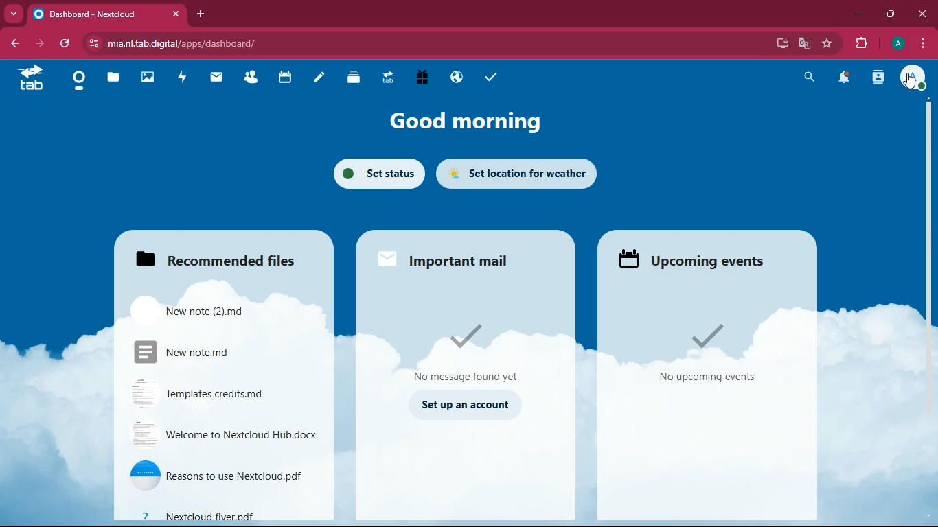  I want to click on maximize, so click(891, 15).